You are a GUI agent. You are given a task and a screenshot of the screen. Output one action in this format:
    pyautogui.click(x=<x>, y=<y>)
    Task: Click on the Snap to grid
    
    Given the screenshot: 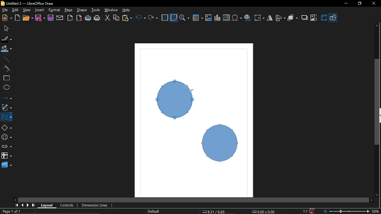 What is the action you would take?
    pyautogui.click(x=174, y=18)
    